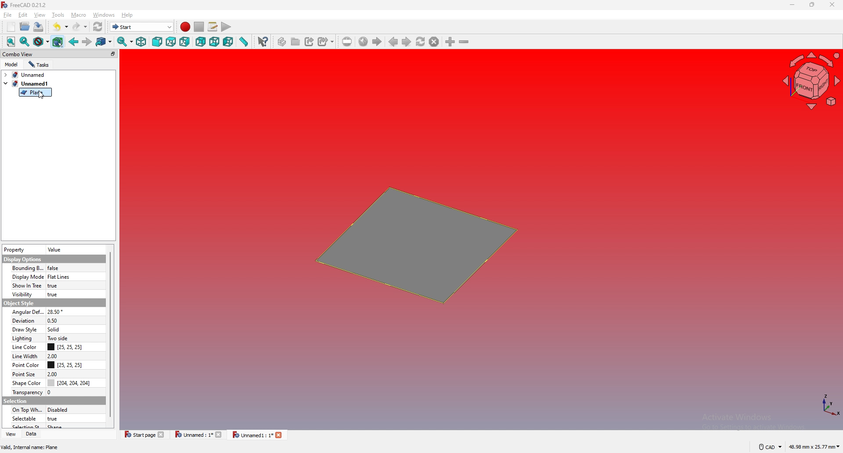 The image size is (843, 453). I want to click on new, so click(11, 27).